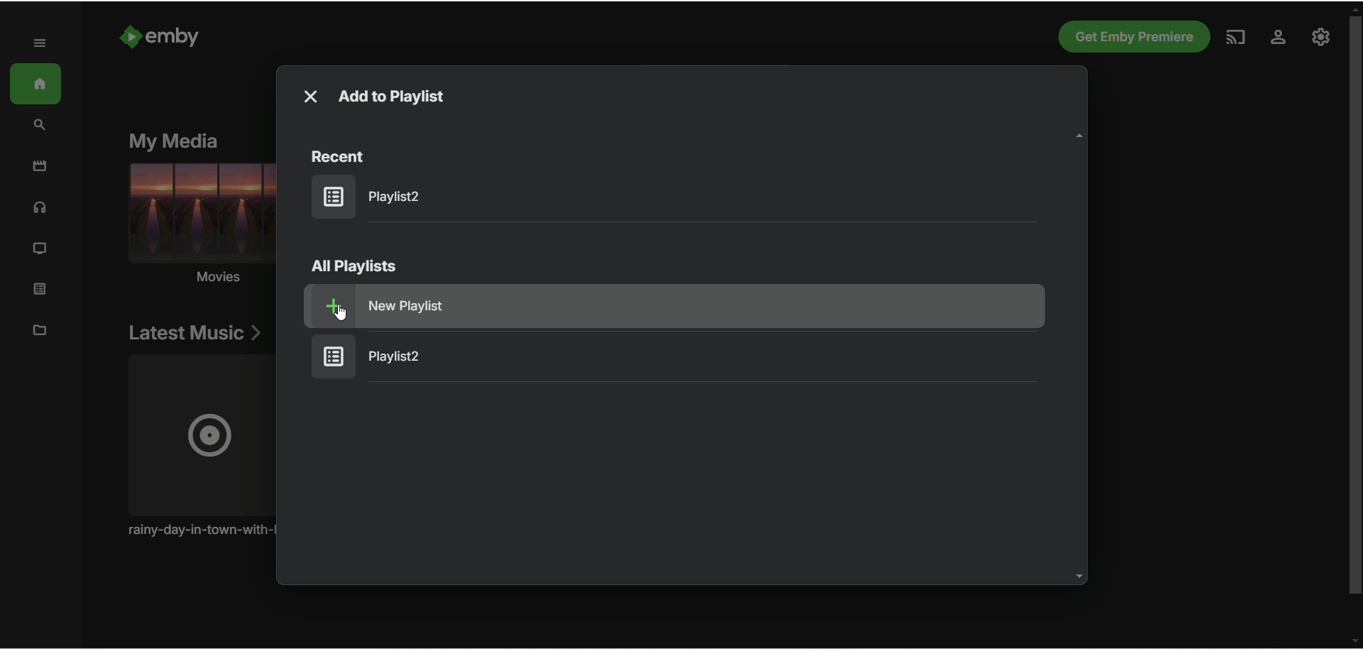  Describe the element at coordinates (310, 97) in the screenshot. I see `close` at that location.